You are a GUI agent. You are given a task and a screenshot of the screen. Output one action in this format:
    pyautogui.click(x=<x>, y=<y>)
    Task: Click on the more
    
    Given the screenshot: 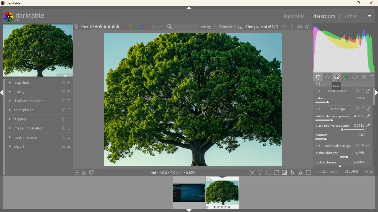 What is the action you would take?
    pyautogui.click(x=76, y=172)
    